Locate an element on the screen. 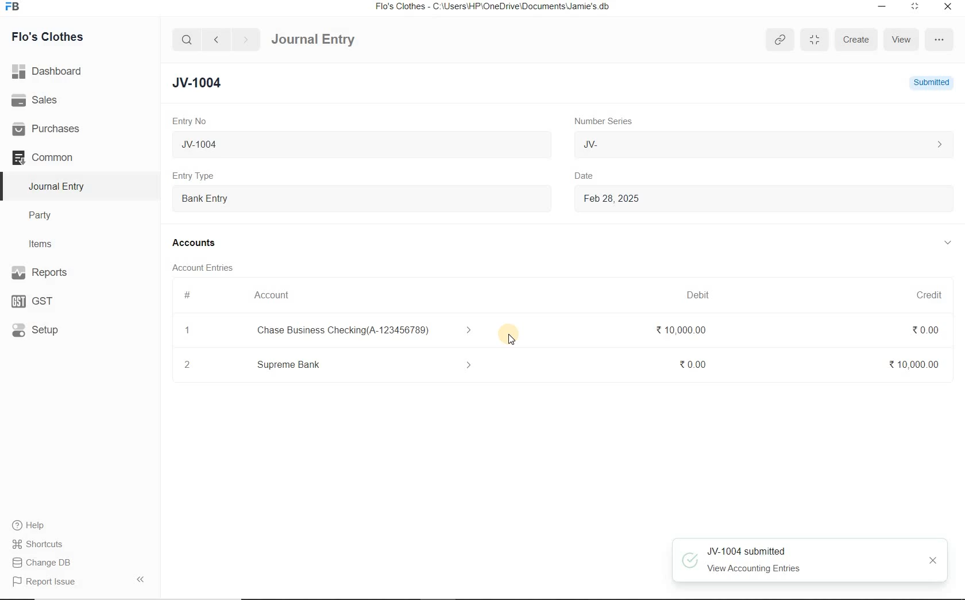  Setup is located at coordinates (47, 329).